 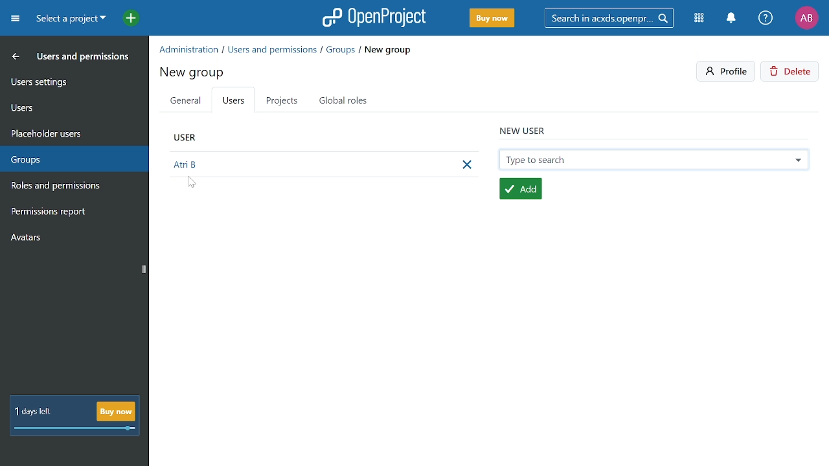 I want to click on Selected user, so click(x=636, y=161).